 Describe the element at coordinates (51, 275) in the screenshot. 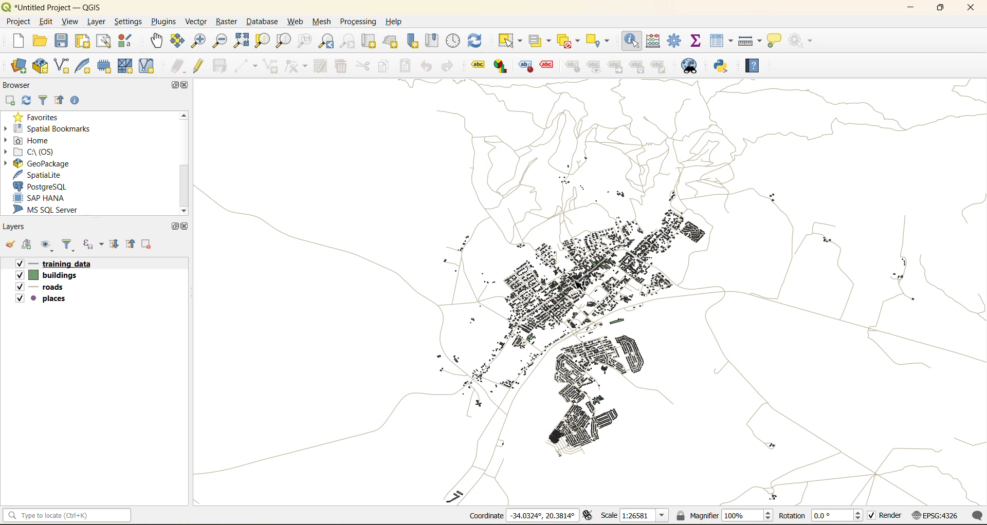

I see `buildings` at that location.